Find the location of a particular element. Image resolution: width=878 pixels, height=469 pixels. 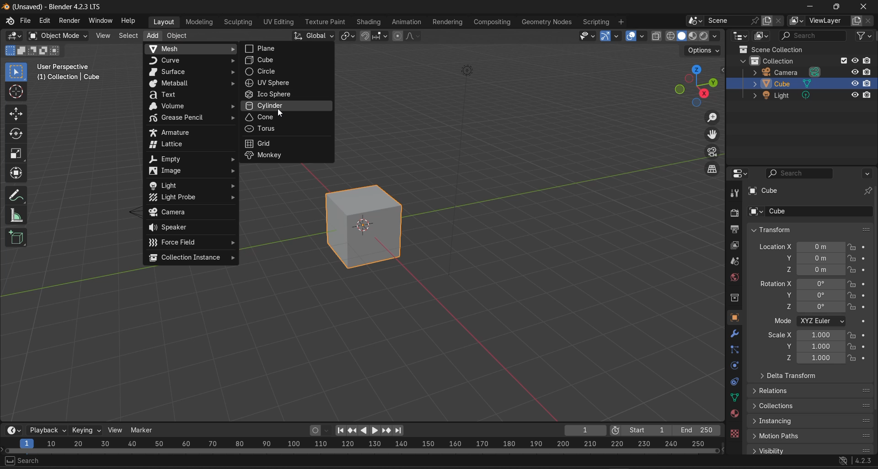

particles is located at coordinates (736, 350).